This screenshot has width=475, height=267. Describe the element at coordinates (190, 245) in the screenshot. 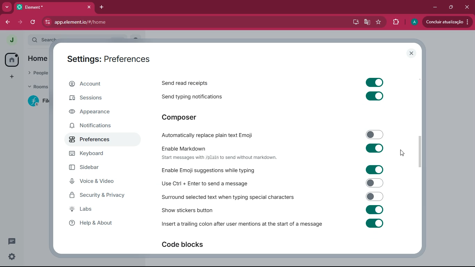

I see `code blocks` at that location.